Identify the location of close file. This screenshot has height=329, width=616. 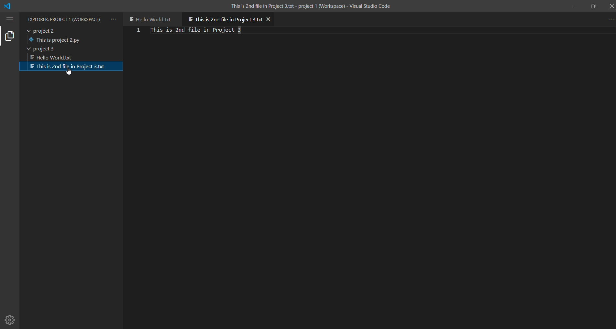
(269, 19).